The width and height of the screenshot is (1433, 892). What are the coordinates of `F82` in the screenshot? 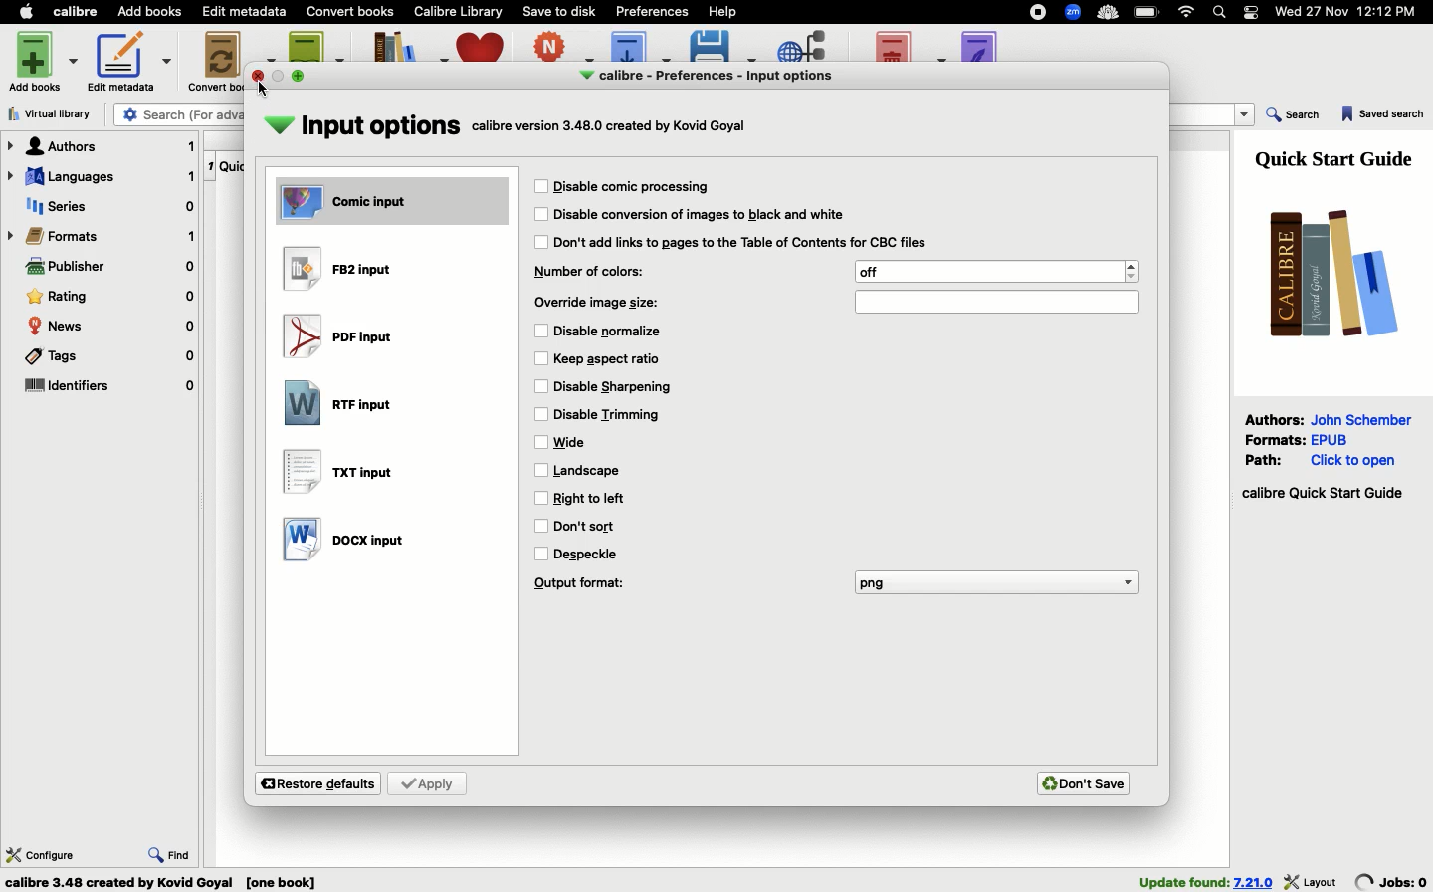 It's located at (342, 269).